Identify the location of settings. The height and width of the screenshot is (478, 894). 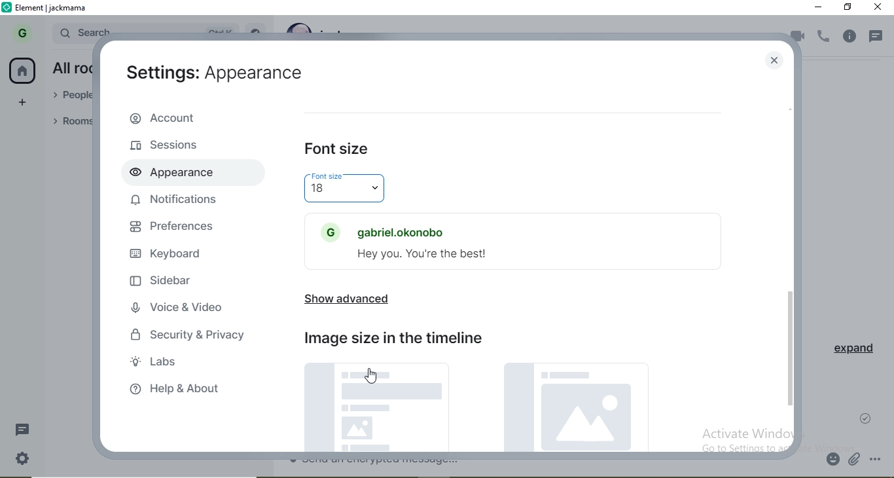
(22, 458).